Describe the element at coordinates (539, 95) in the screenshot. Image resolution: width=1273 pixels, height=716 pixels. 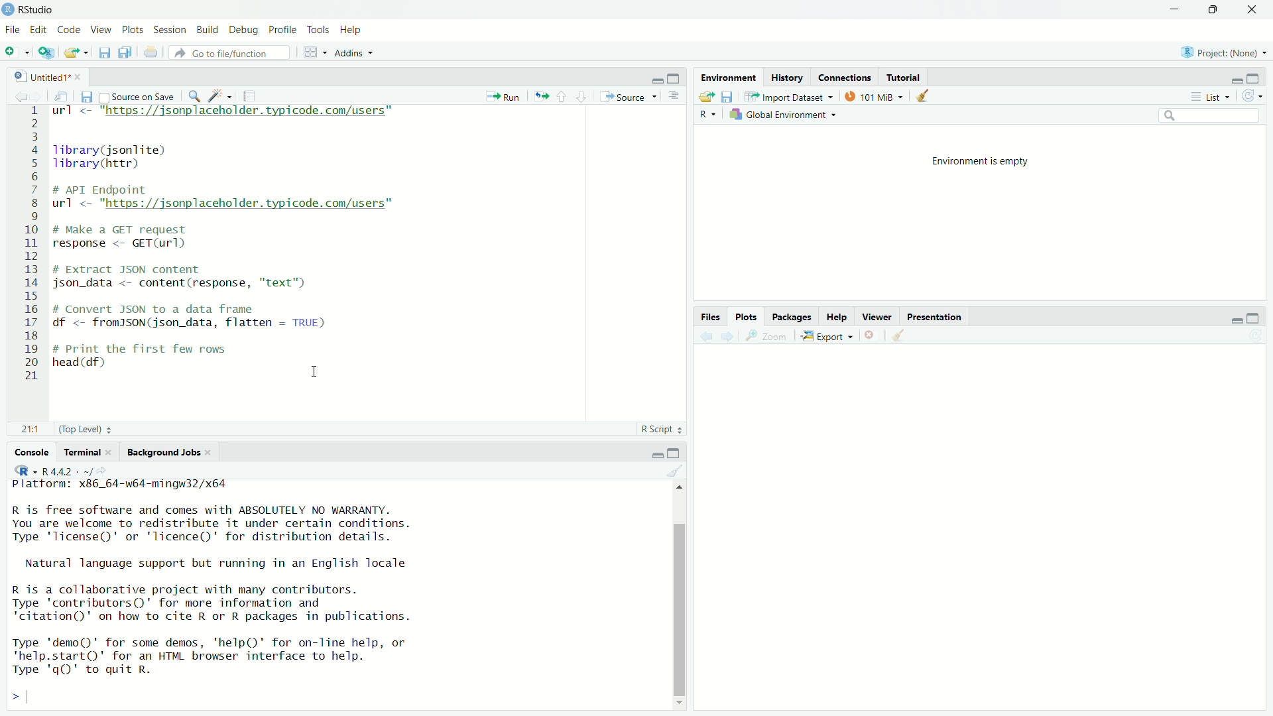
I see `Re-run` at that location.